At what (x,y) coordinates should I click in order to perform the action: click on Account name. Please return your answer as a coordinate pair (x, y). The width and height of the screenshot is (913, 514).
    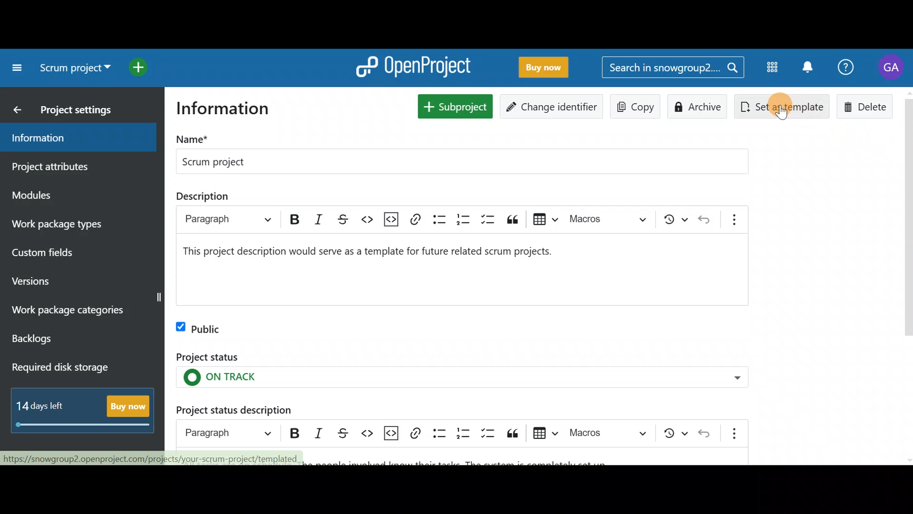
    Looking at the image, I should click on (893, 68).